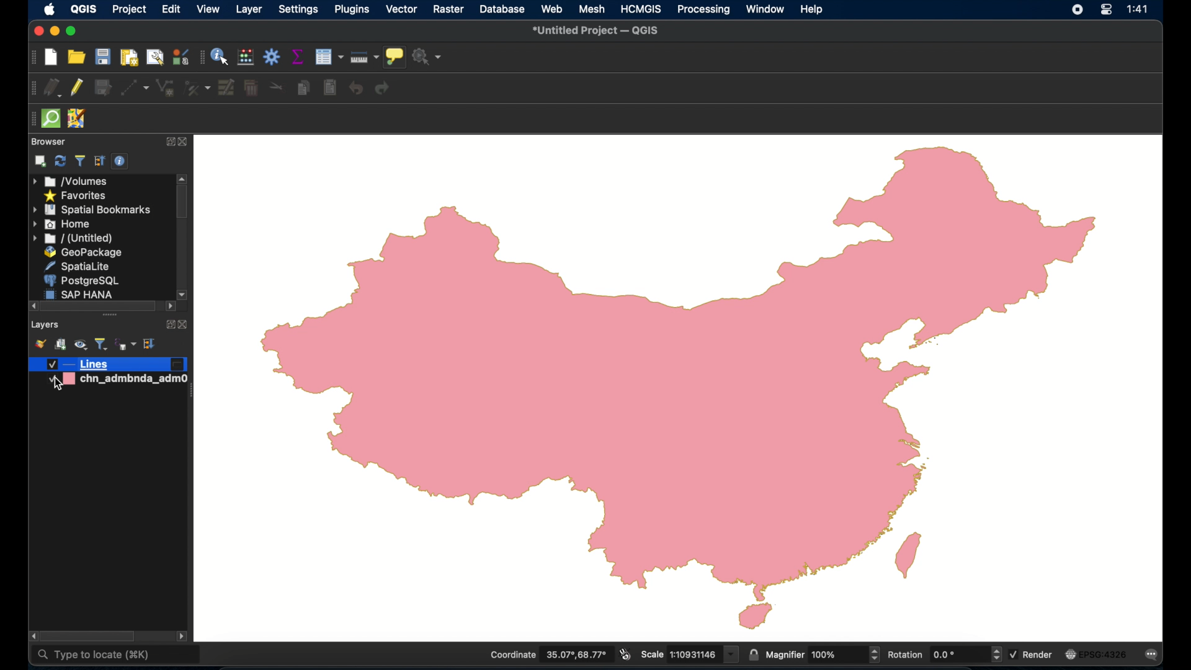 The image size is (1191, 670). Describe the element at coordinates (130, 11) in the screenshot. I see `project` at that location.